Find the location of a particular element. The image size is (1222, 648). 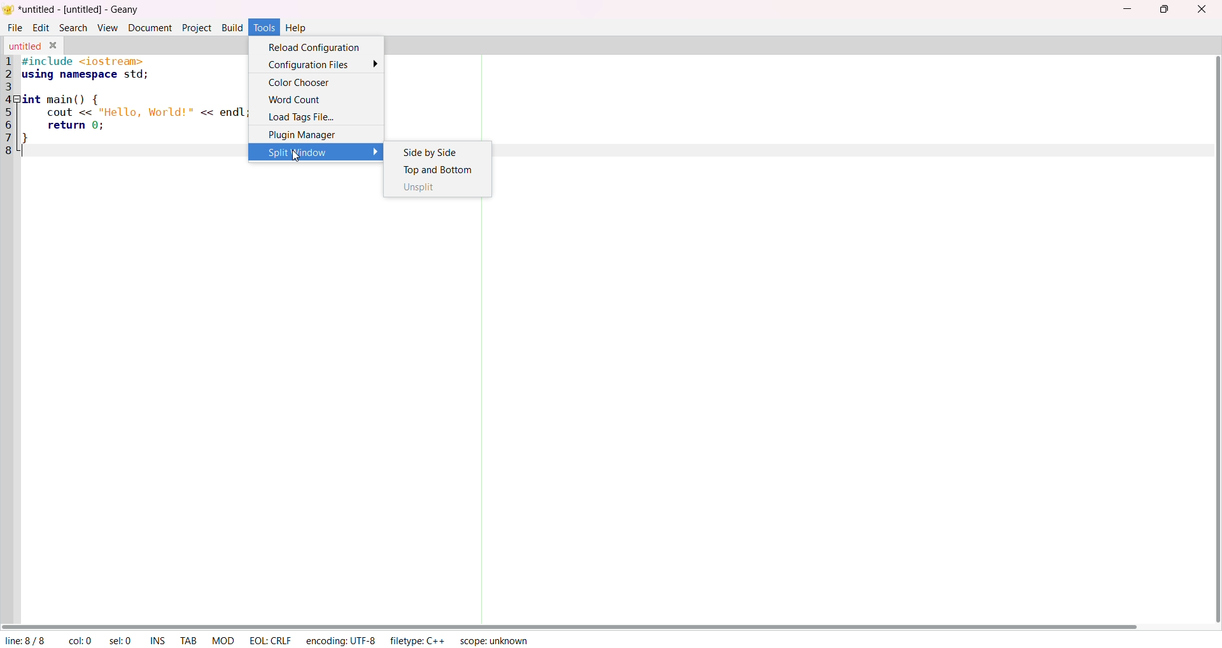

line: 8/8 is located at coordinates (26, 640).